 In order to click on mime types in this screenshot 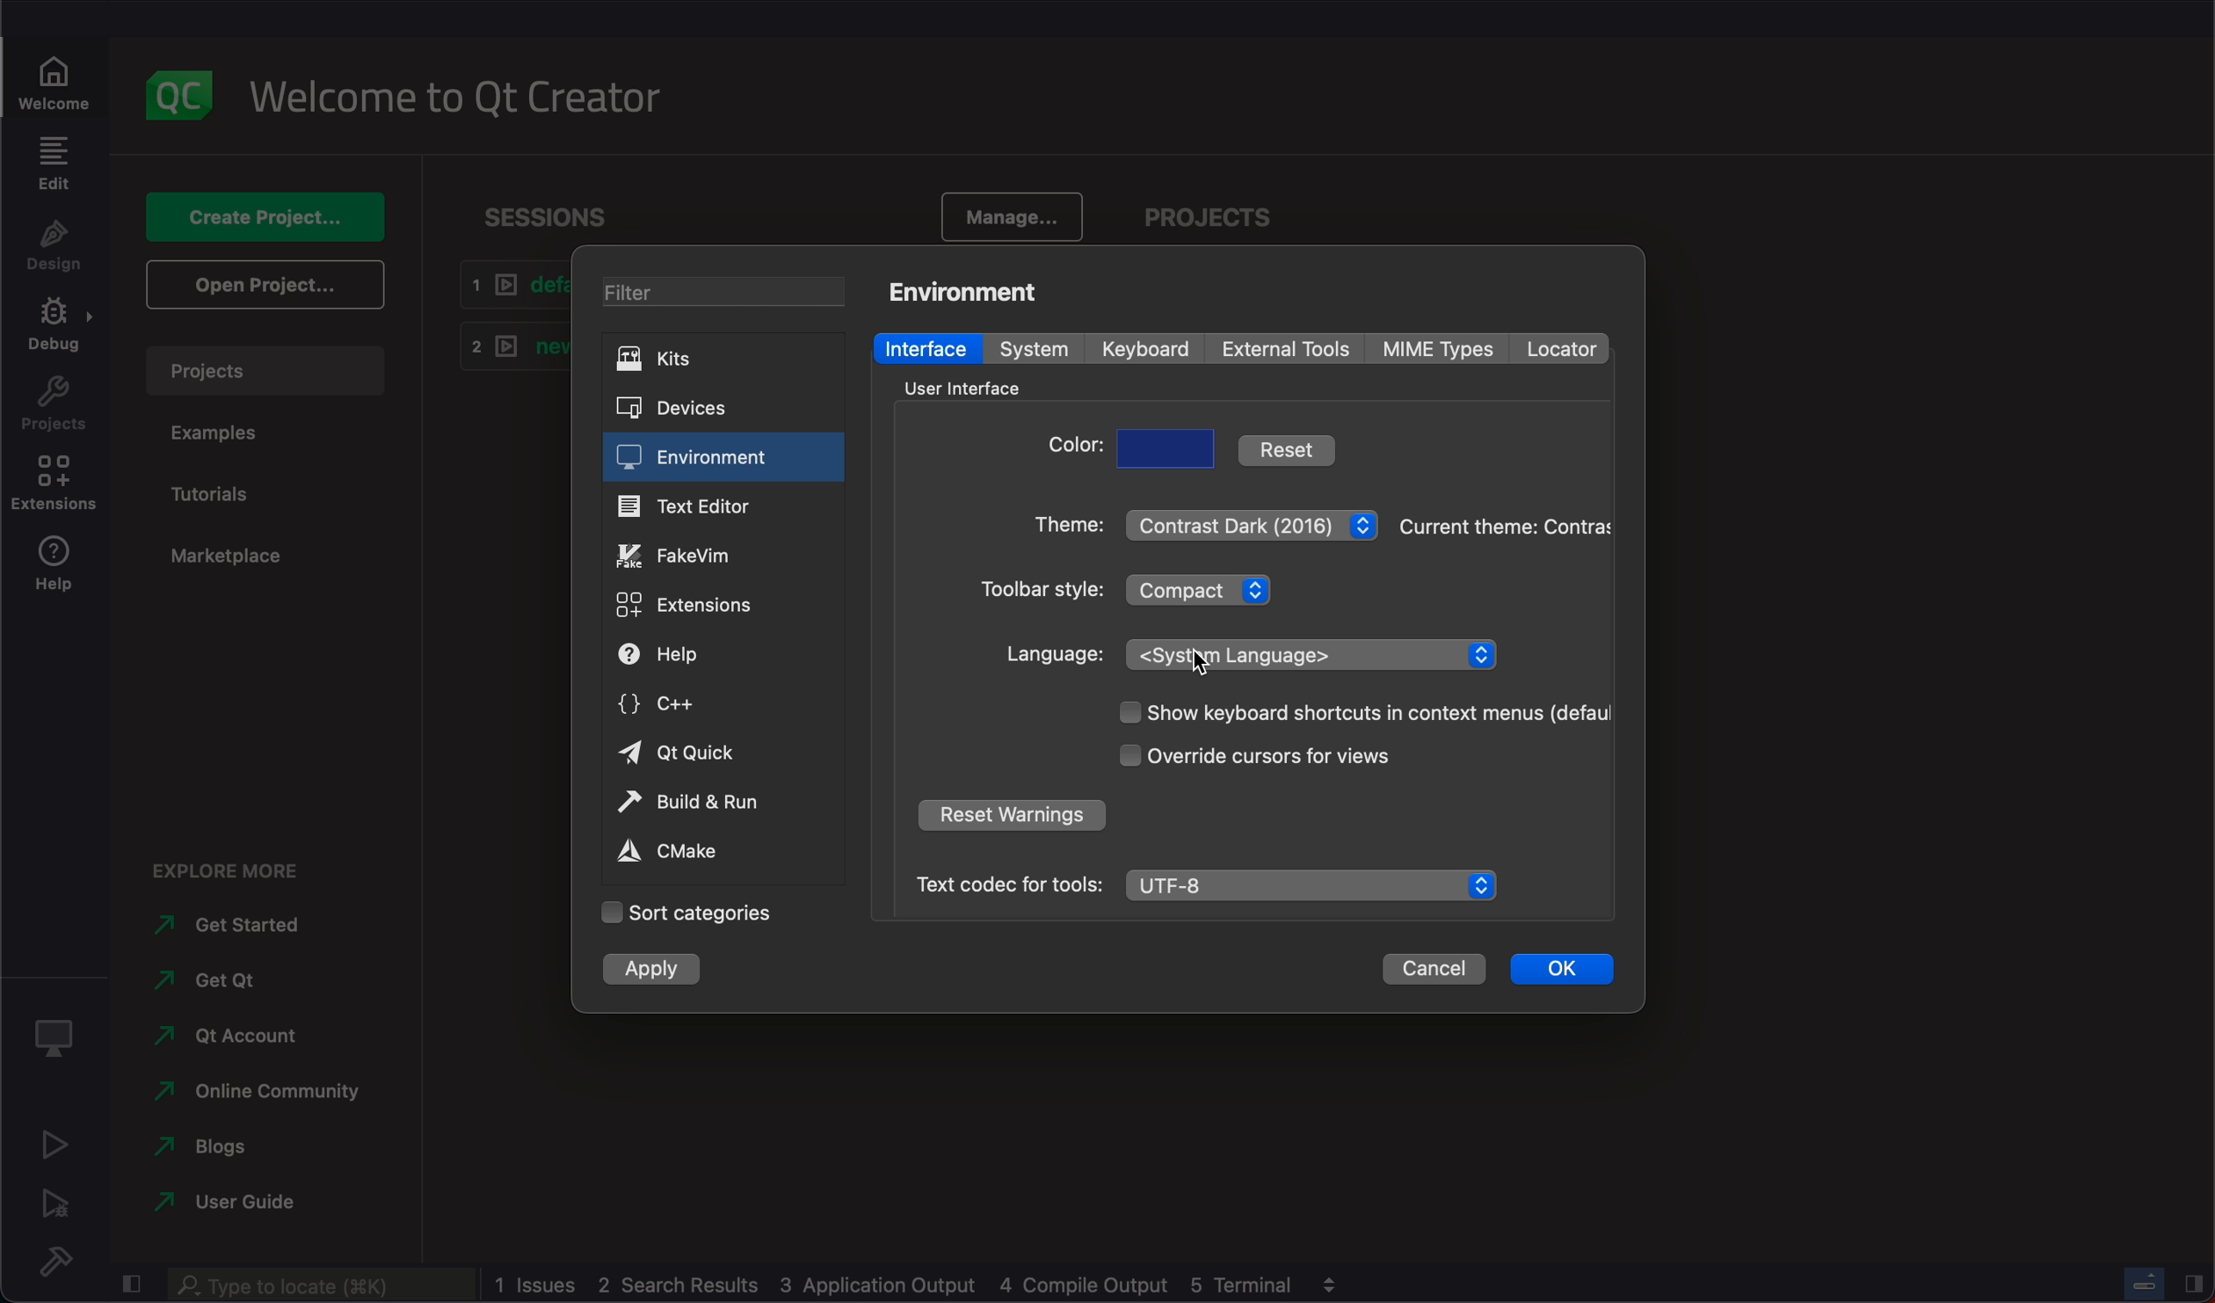, I will do `click(1445, 348)`.